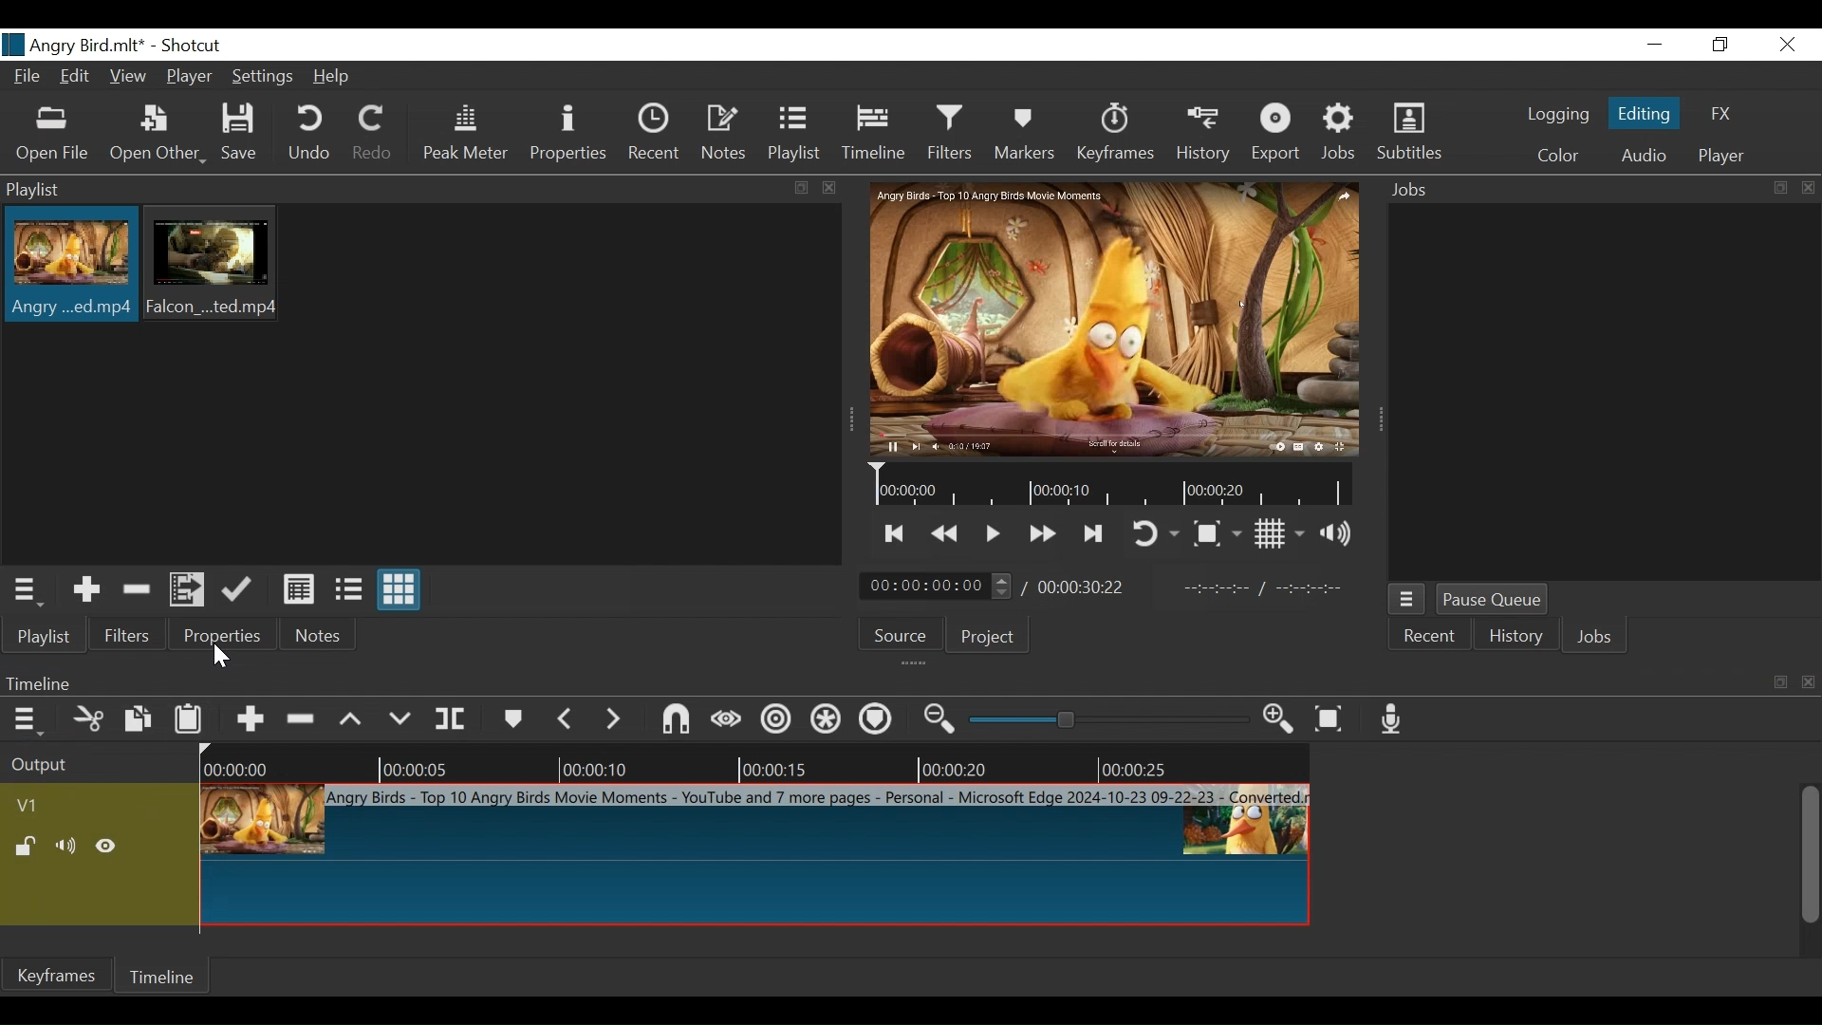 Image resolution: width=1822 pixels, height=1025 pixels. I want to click on Timeline menu, so click(906, 682).